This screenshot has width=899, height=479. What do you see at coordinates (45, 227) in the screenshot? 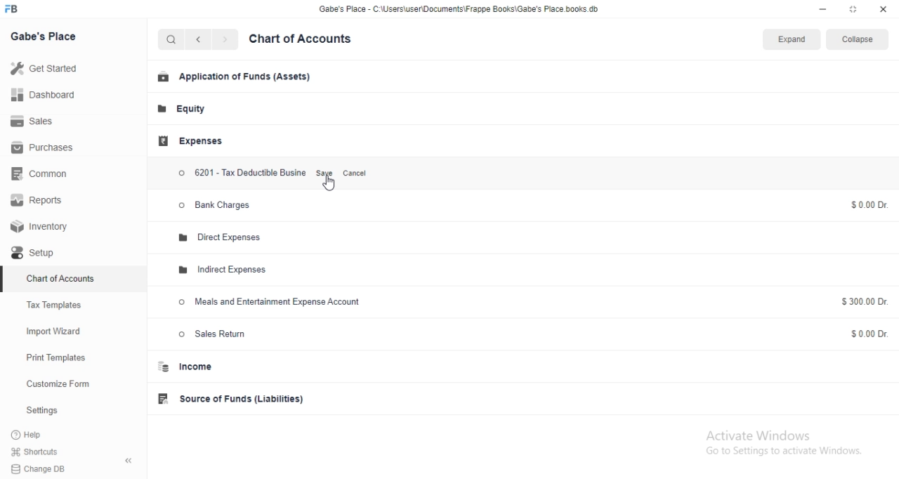
I see `Inventory` at bounding box center [45, 227].